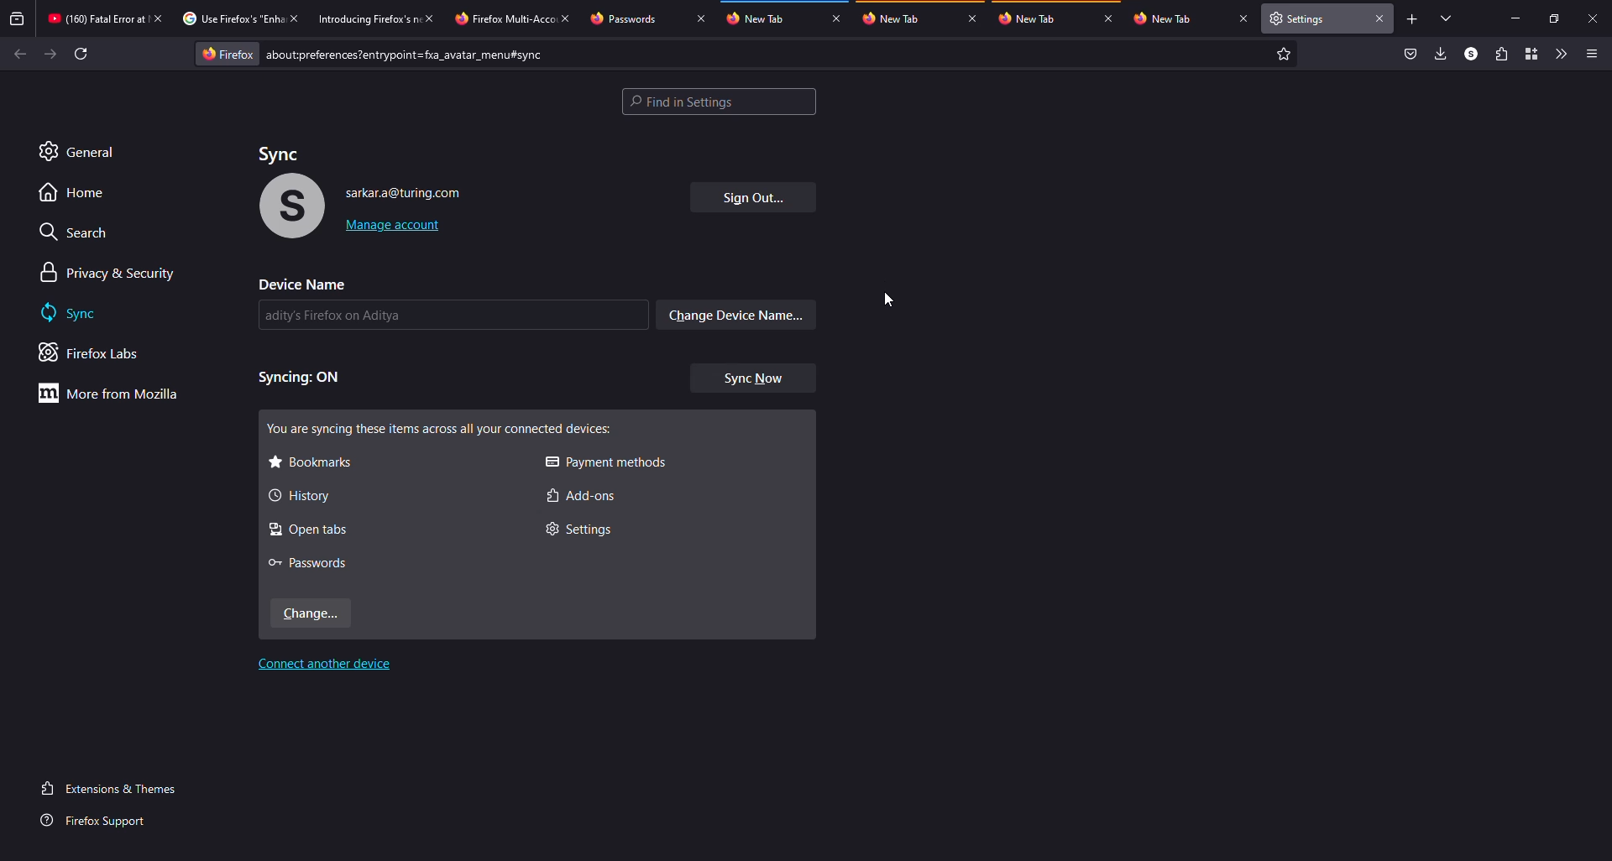 The width and height of the screenshot is (1612, 861). What do you see at coordinates (18, 18) in the screenshot?
I see `view recent` at bounding box center [18, 18].